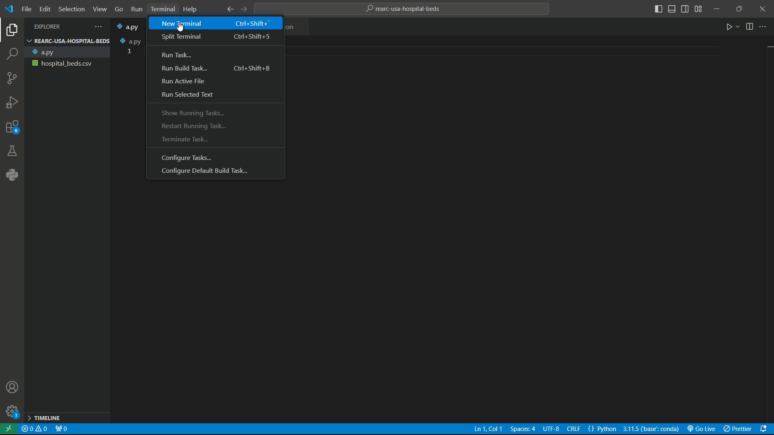 The width and height of the screenshot is (774, 435). I want to click on configure default build task, so click(214, 172).